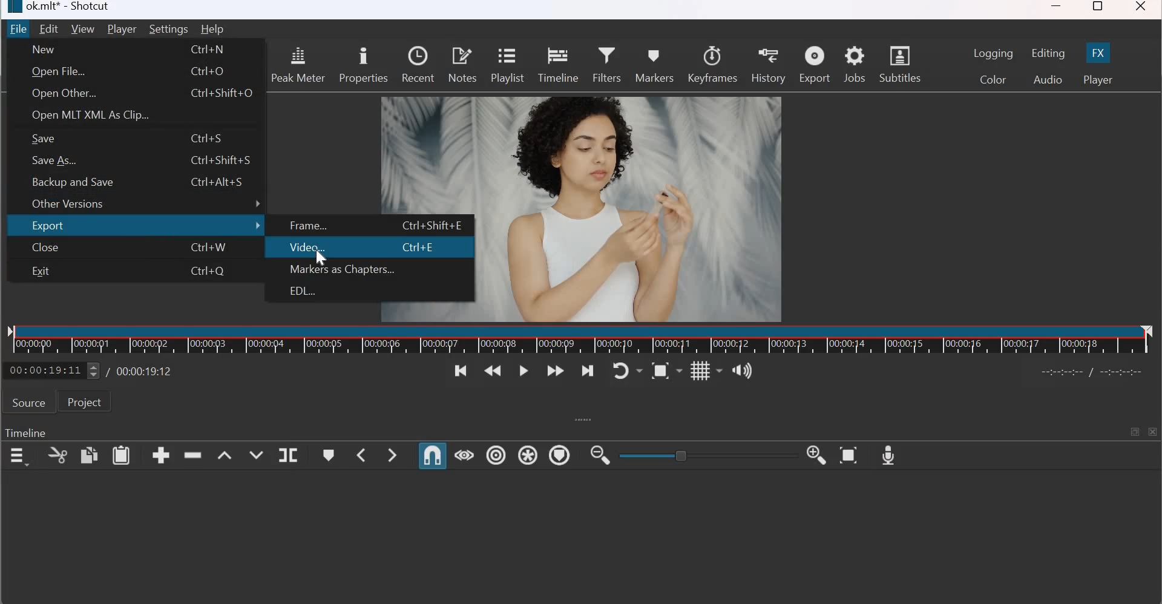  Describe the element at coordinates (57, 161) in the screenshot. I see `Save as` at that location.